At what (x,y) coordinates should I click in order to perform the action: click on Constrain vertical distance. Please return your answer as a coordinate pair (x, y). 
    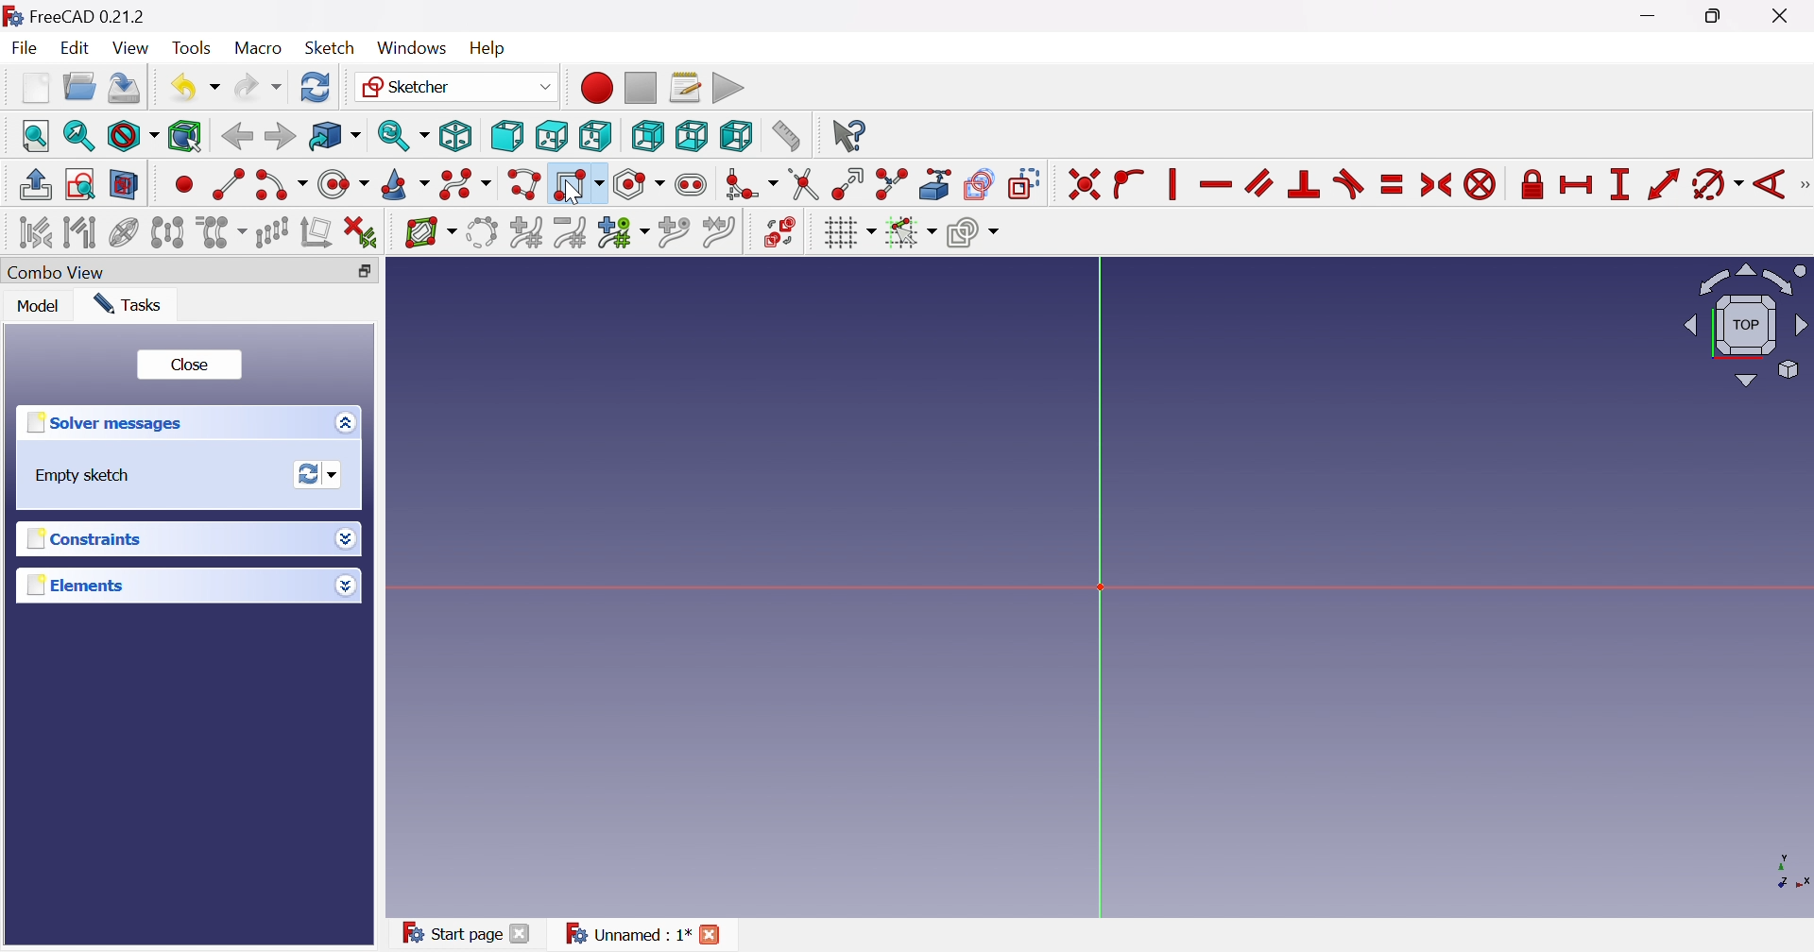
    Looking at the image, I should click on (1619, 184).